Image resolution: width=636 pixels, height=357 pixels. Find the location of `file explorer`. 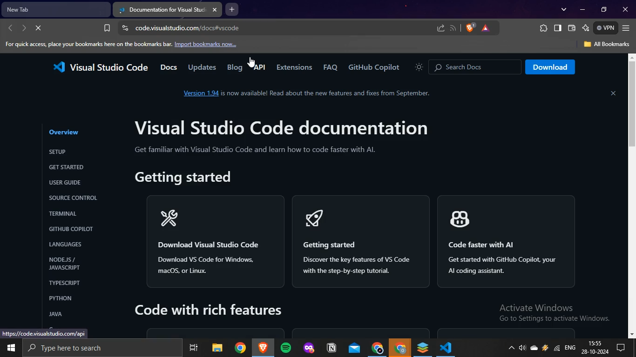

file explorer is located at coordinates (217, 349).